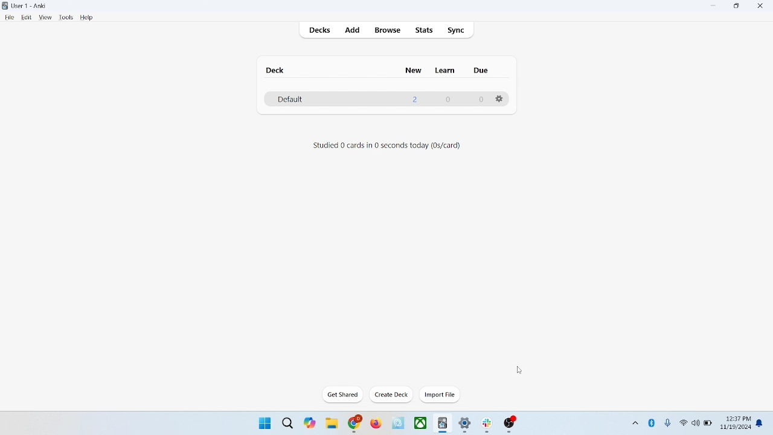  I want to click on microphone, so click(669, 424).